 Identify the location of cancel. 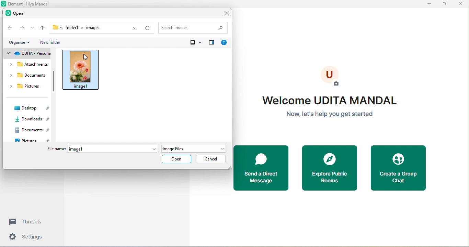
(212, 159).